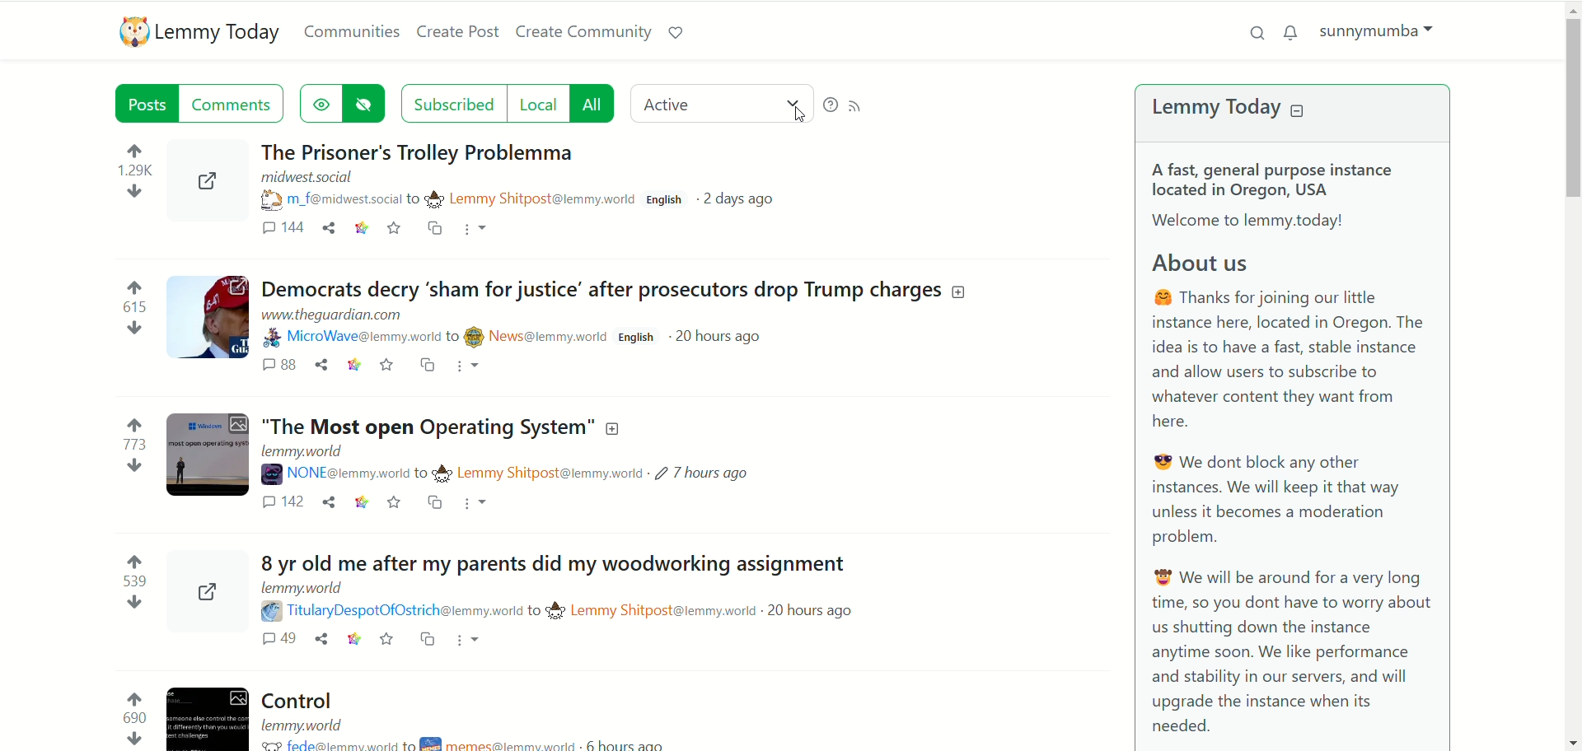 The width and height of the screenshot is (1582, 751). What do you see at coordinates (310, 699) in the screenshot?
I see `Control` at bounding box center [310, 699].